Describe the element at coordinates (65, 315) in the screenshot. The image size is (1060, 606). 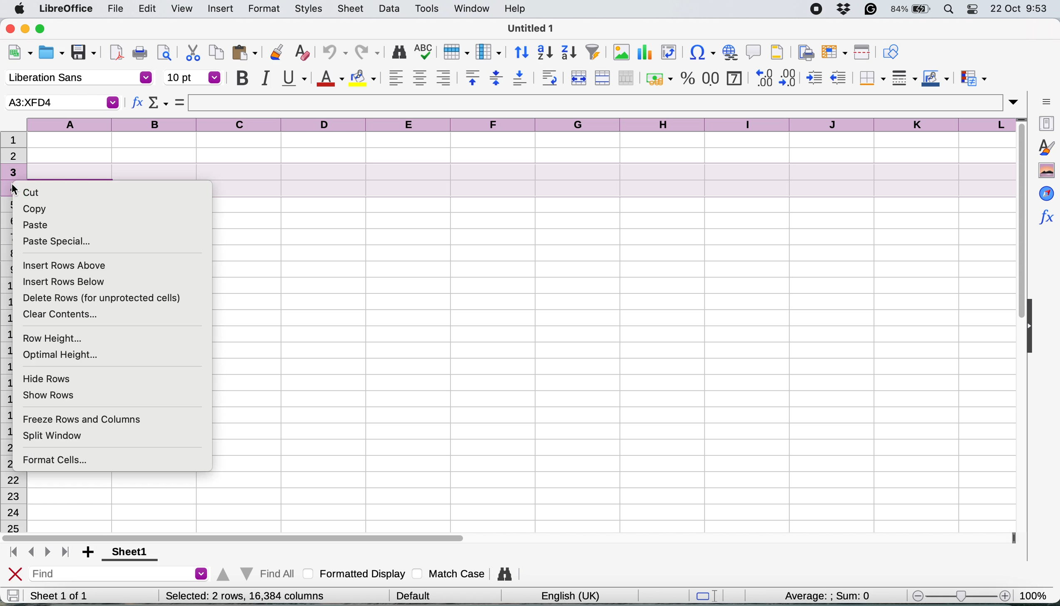
I see `clear contents` at that location.